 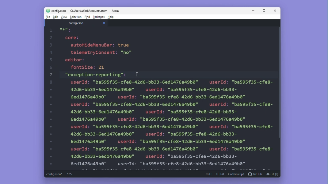 I want to click on View, so click(x=64, y=17).